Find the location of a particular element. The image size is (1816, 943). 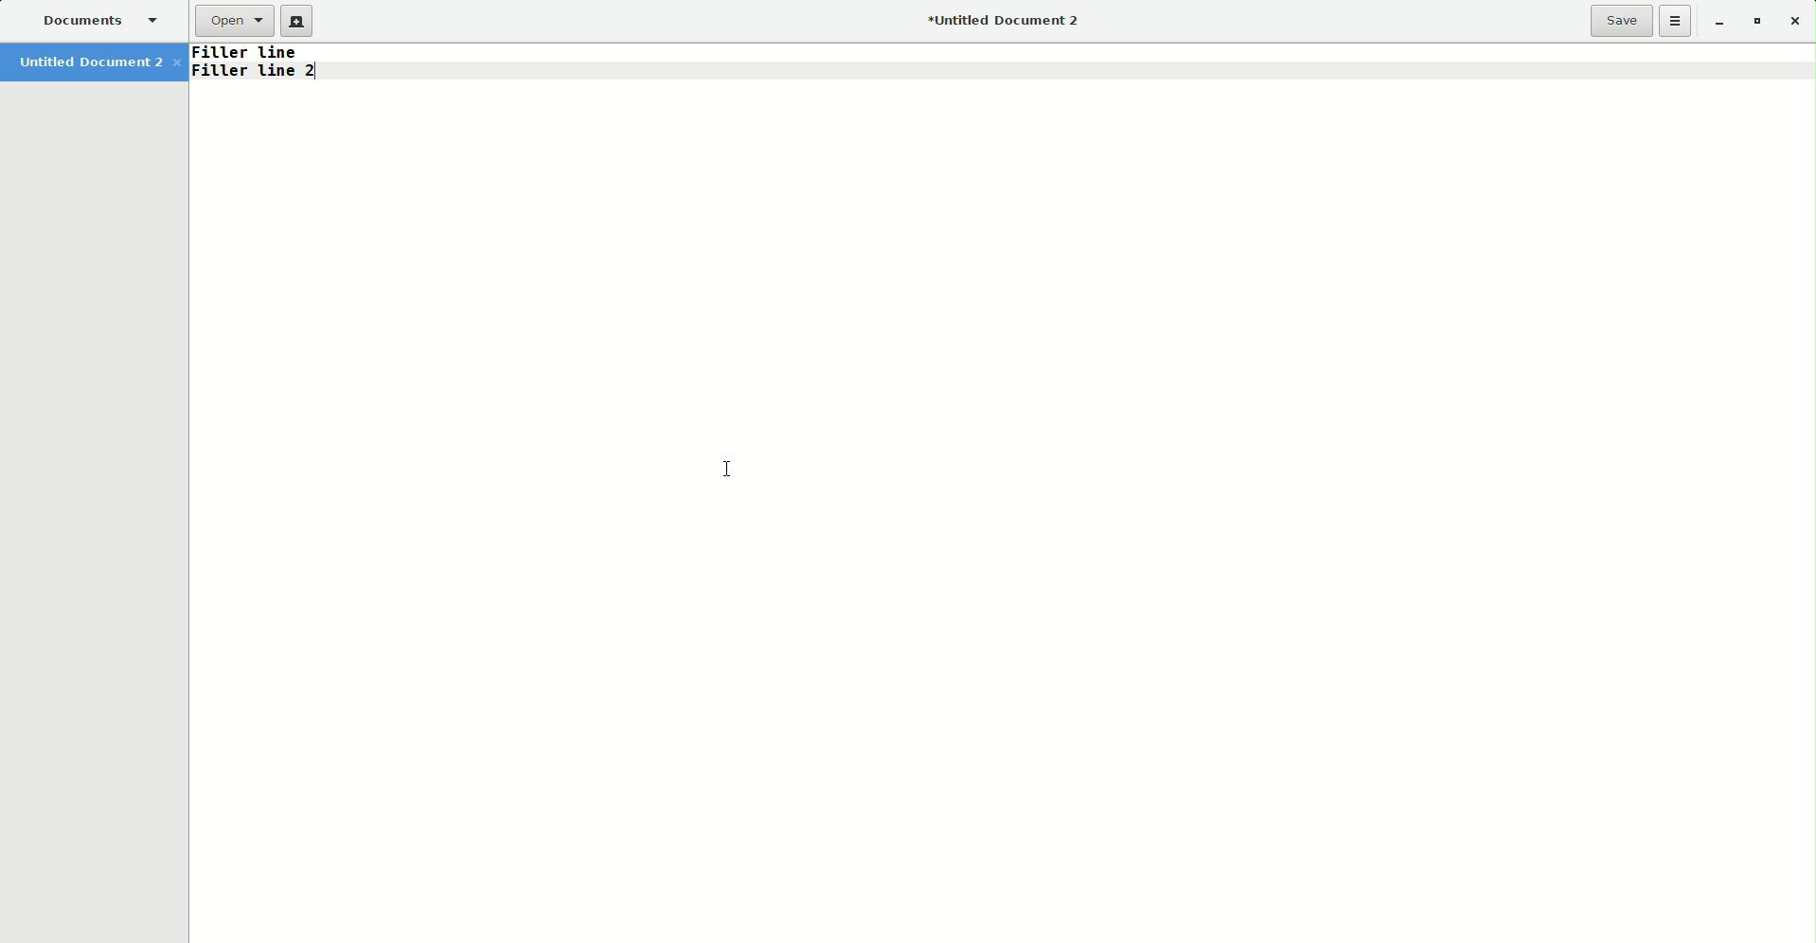

Minimize is located at coordinates (1716, 20).